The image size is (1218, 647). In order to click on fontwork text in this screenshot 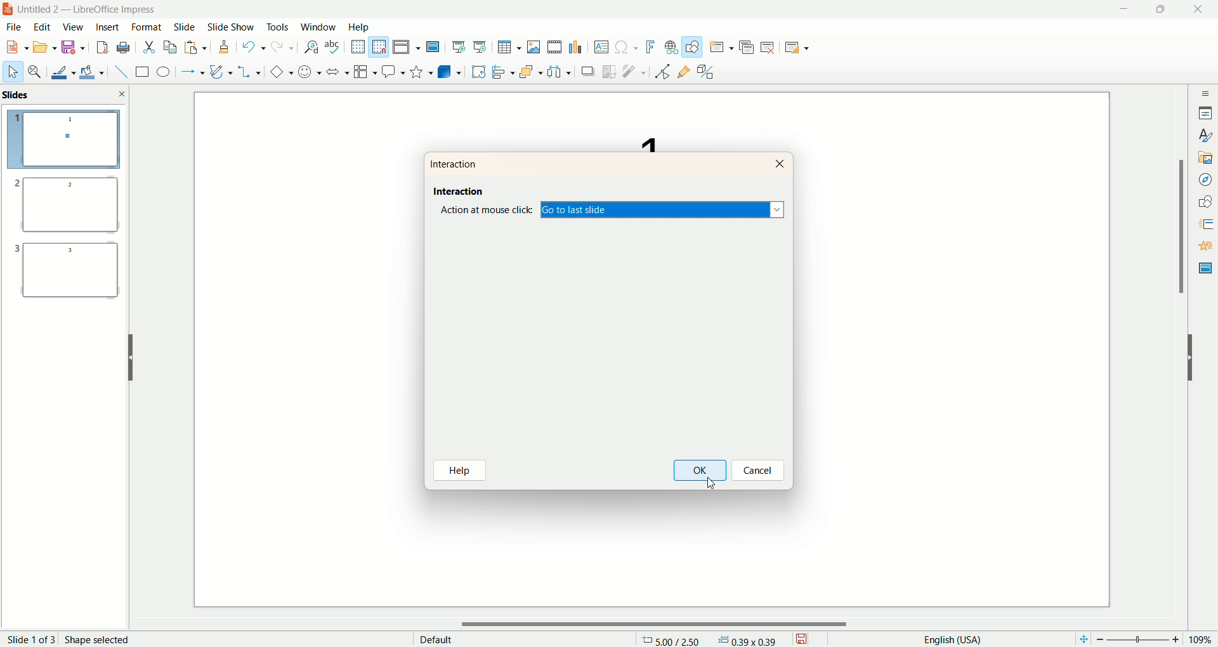, I will do `click(648, 46)`.